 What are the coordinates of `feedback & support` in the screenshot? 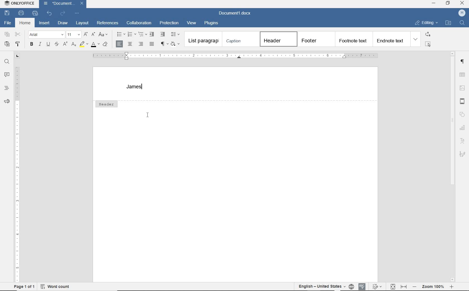 It's located at (6, 102).